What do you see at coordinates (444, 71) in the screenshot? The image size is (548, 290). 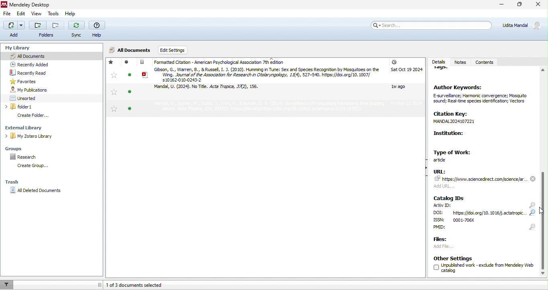 I see `tags` at bounding box center [444, 71].